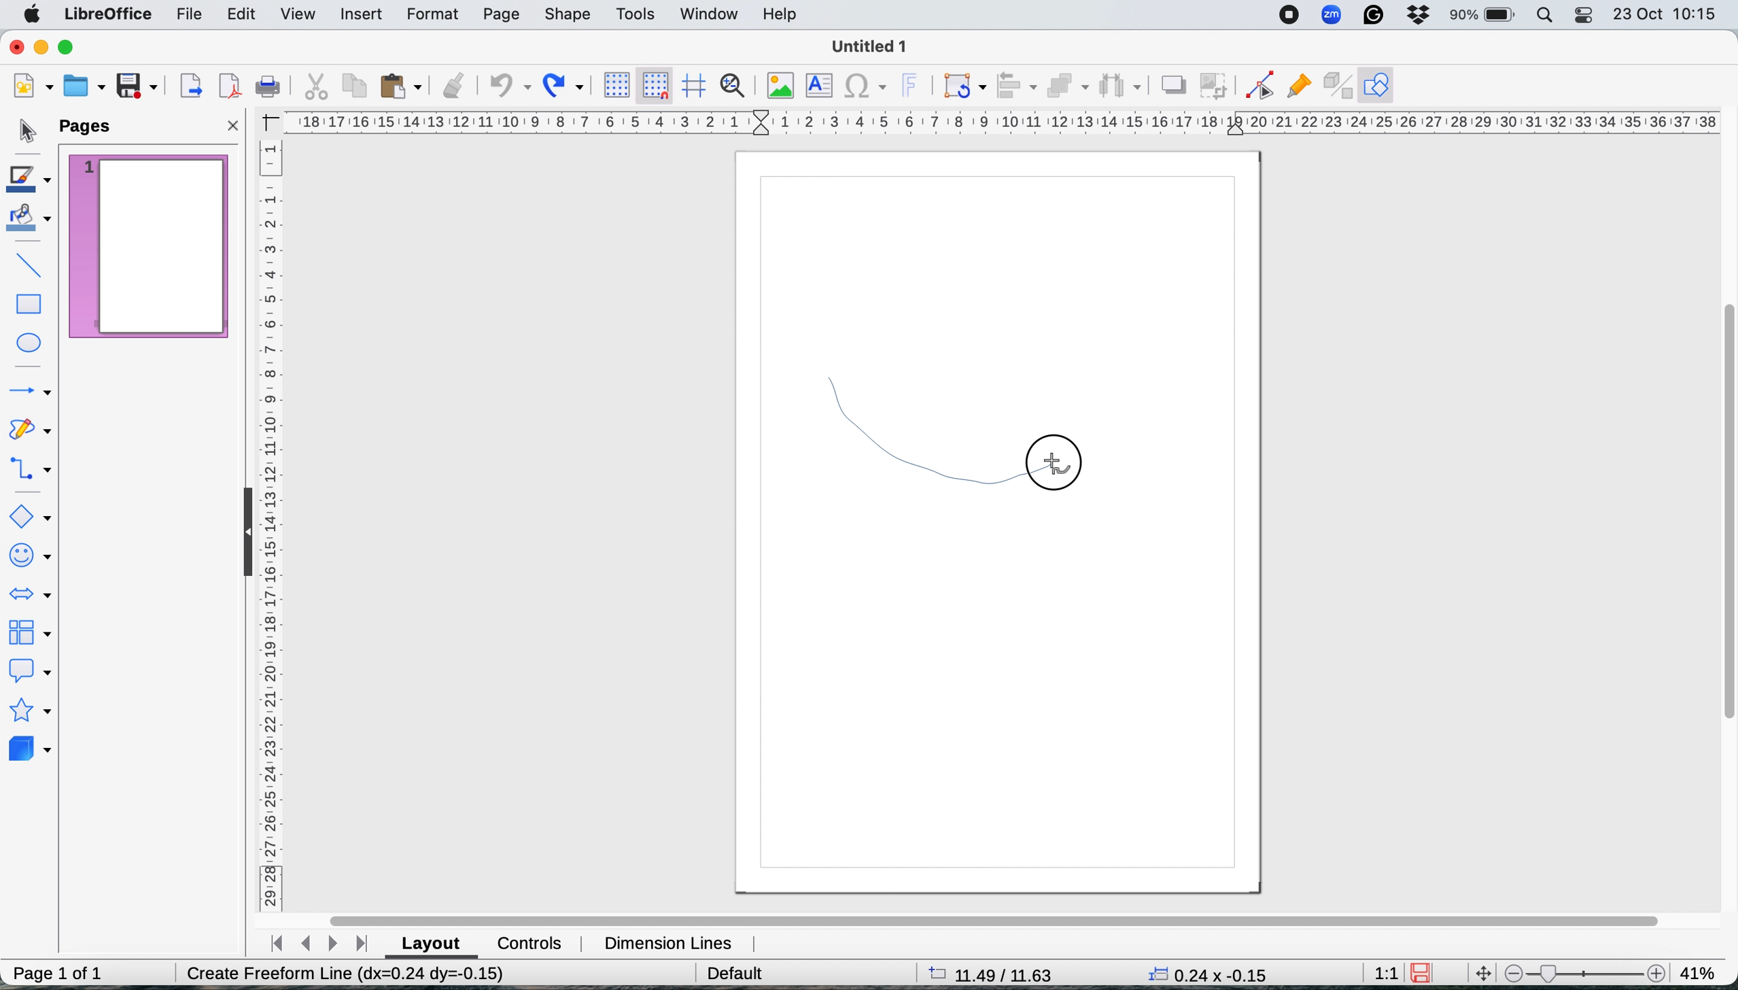  What do you see at coordinates (784, 88) in the screenshot?
I see `insert image` at bounding box center [784, 88].